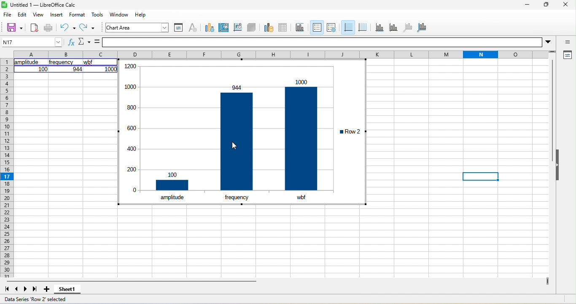 This screenshot has height=304, width=576. I want to click on sheet 1, so click(67, 291).